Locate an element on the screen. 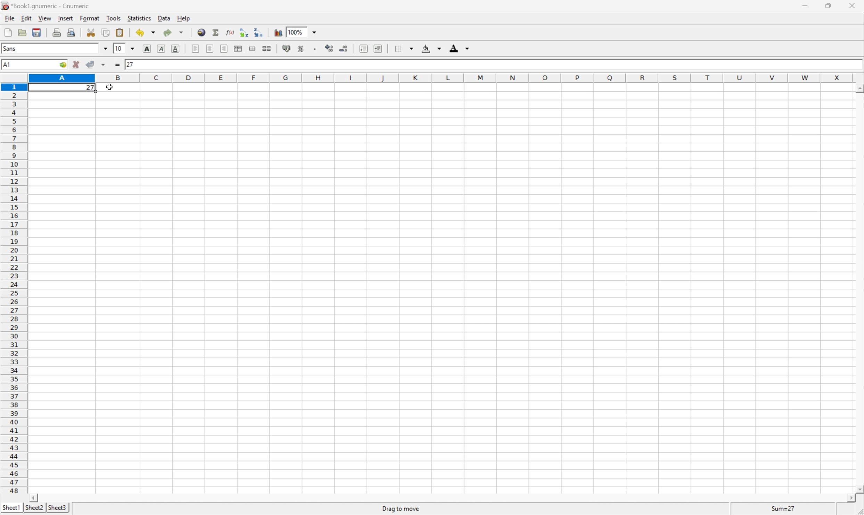 This screenshot has width=864, height=515. Sheet2 is located at coordinates (35, 510).